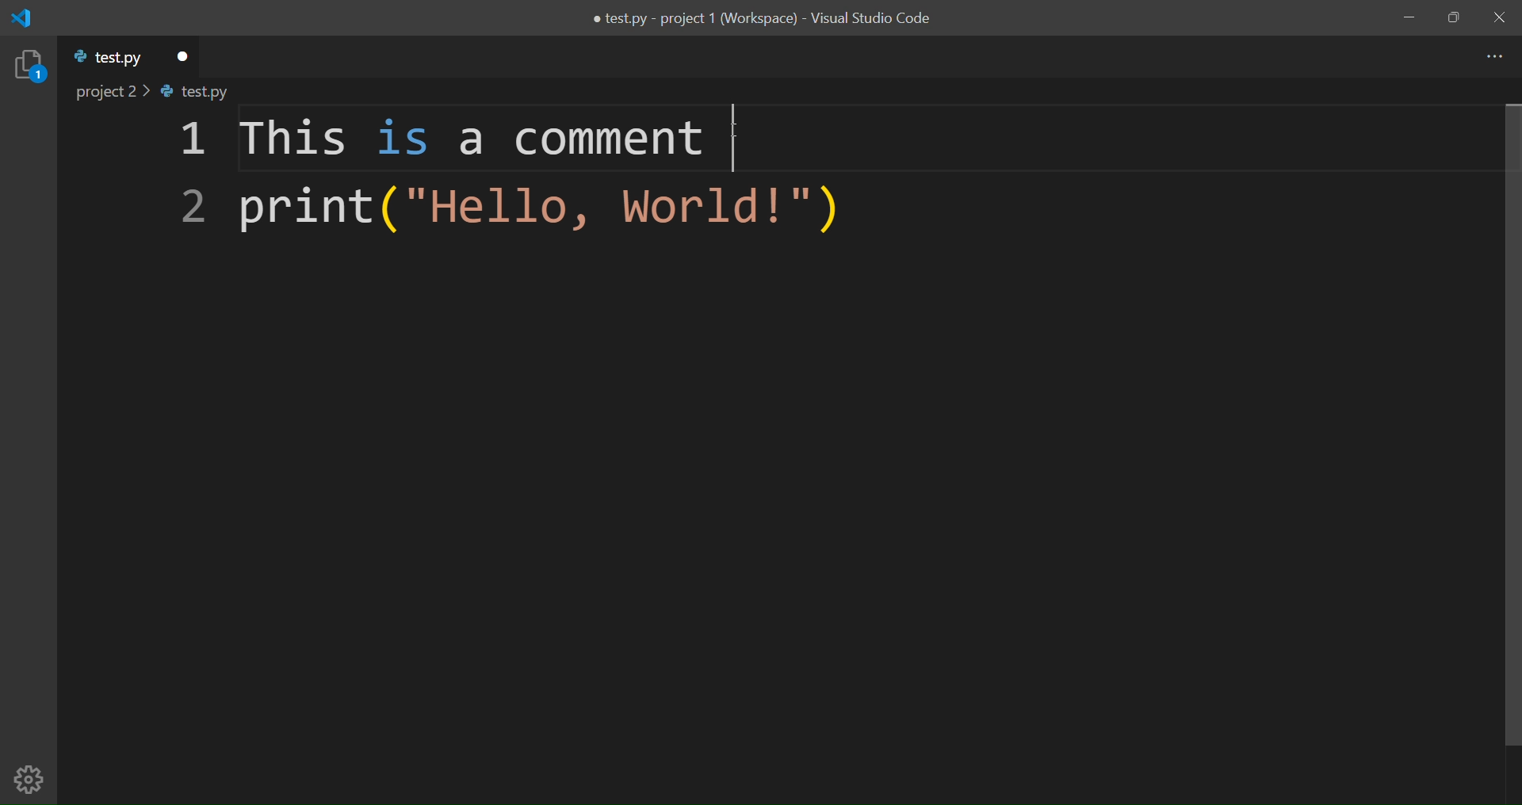  I want to click on explorer, so click(29, 67).